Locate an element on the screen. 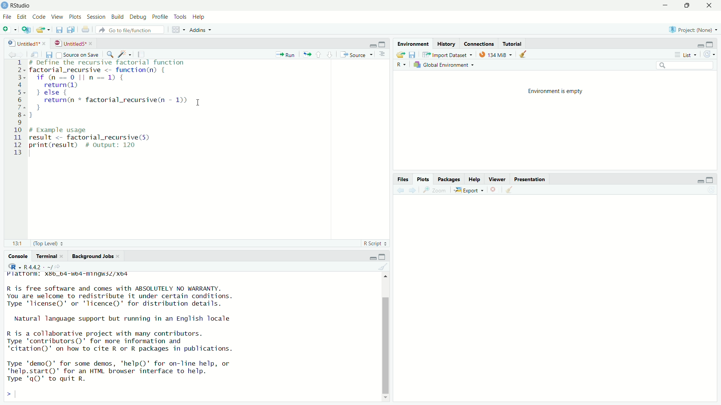  Go forward to the next source location (Ctrl + F10) is located at coordinates (414, 189).